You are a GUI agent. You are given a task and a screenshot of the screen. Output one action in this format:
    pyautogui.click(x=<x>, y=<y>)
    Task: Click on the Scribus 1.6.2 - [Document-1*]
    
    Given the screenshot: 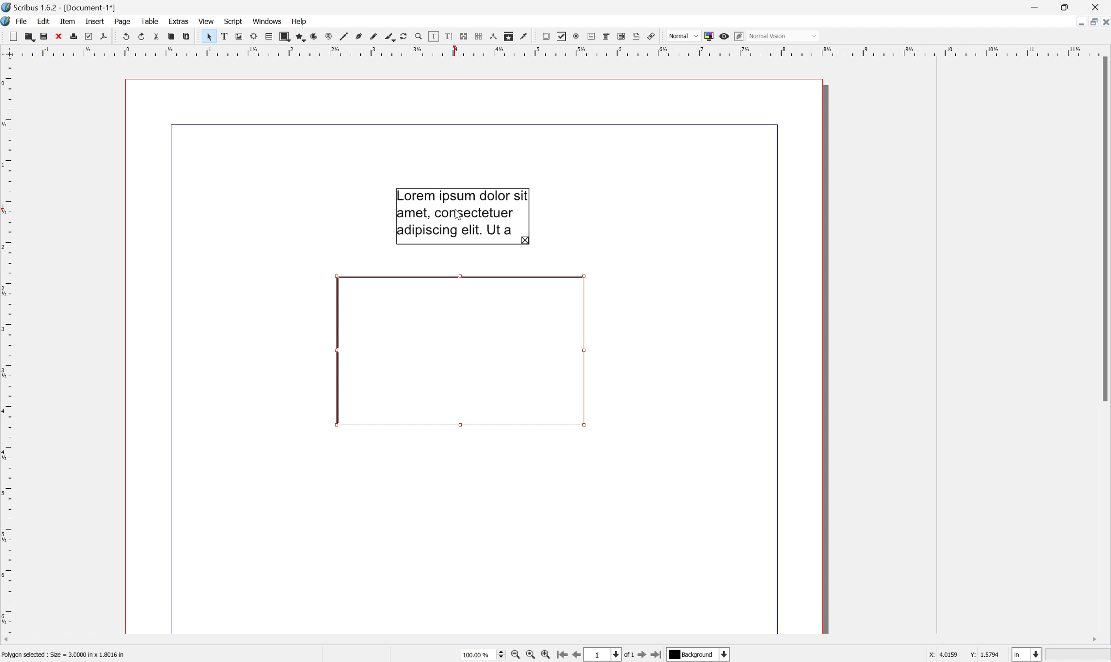 What is the action you would take?
    pyautogui.click(x=57, y=8)
    